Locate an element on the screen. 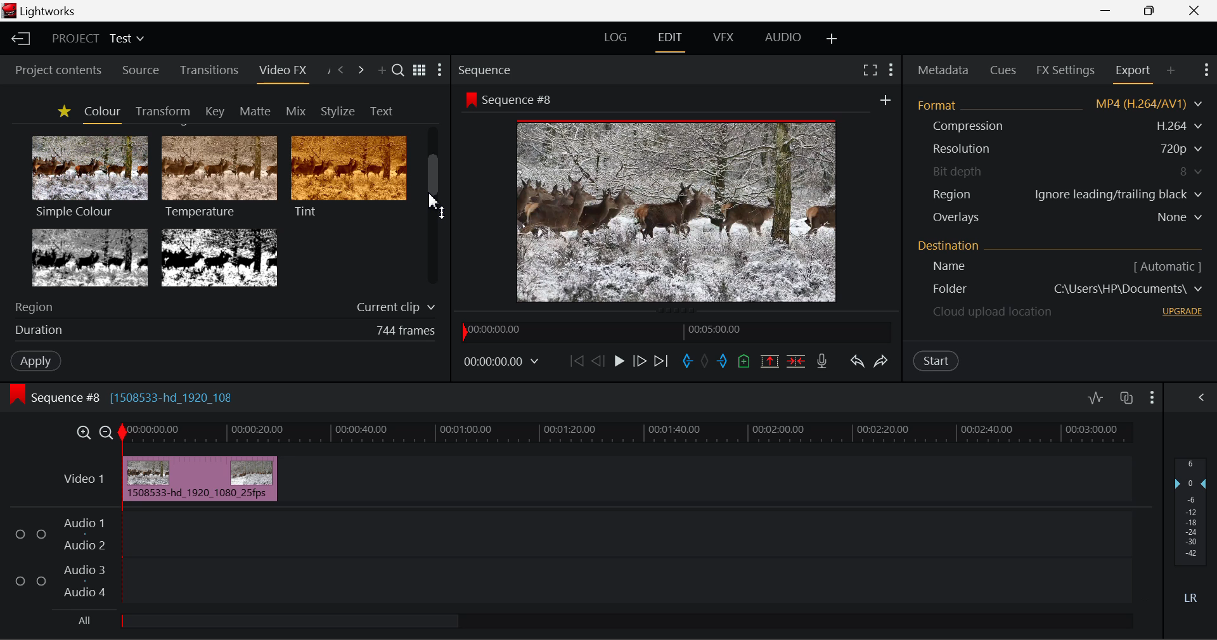 Image resolution: width=1217 pixels, height=640 pixels. FX Settings is located at coordinates (1066, 70).